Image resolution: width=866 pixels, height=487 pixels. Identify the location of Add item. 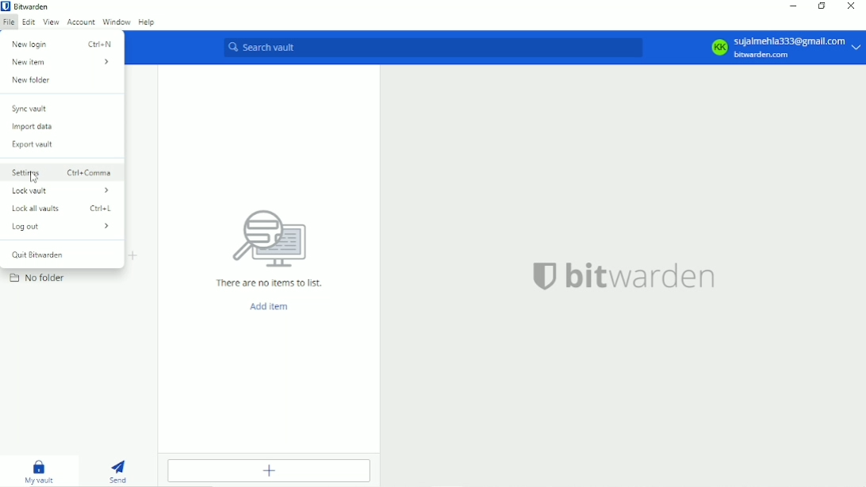
(269, 308).